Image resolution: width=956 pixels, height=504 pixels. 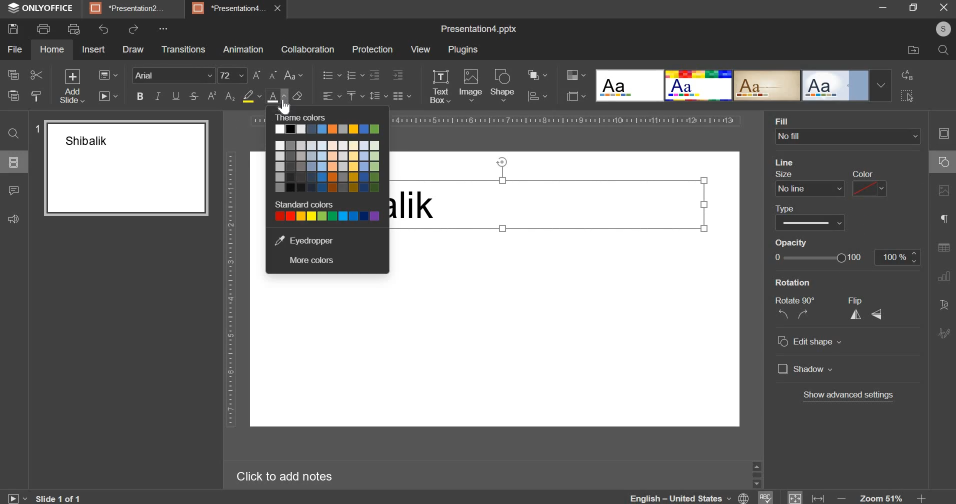 I want to click on select all, so click(x=908, y=96).